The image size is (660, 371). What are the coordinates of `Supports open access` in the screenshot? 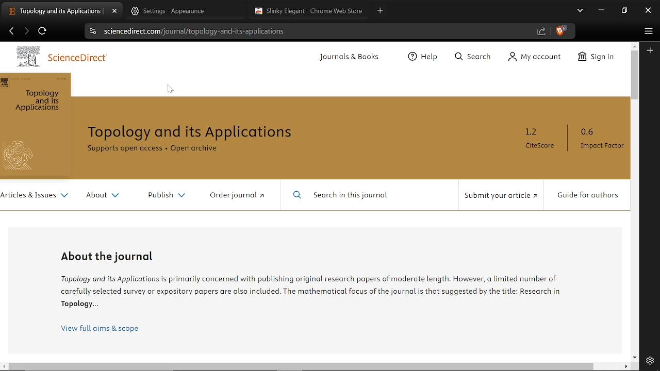 It's located at (122, 149).